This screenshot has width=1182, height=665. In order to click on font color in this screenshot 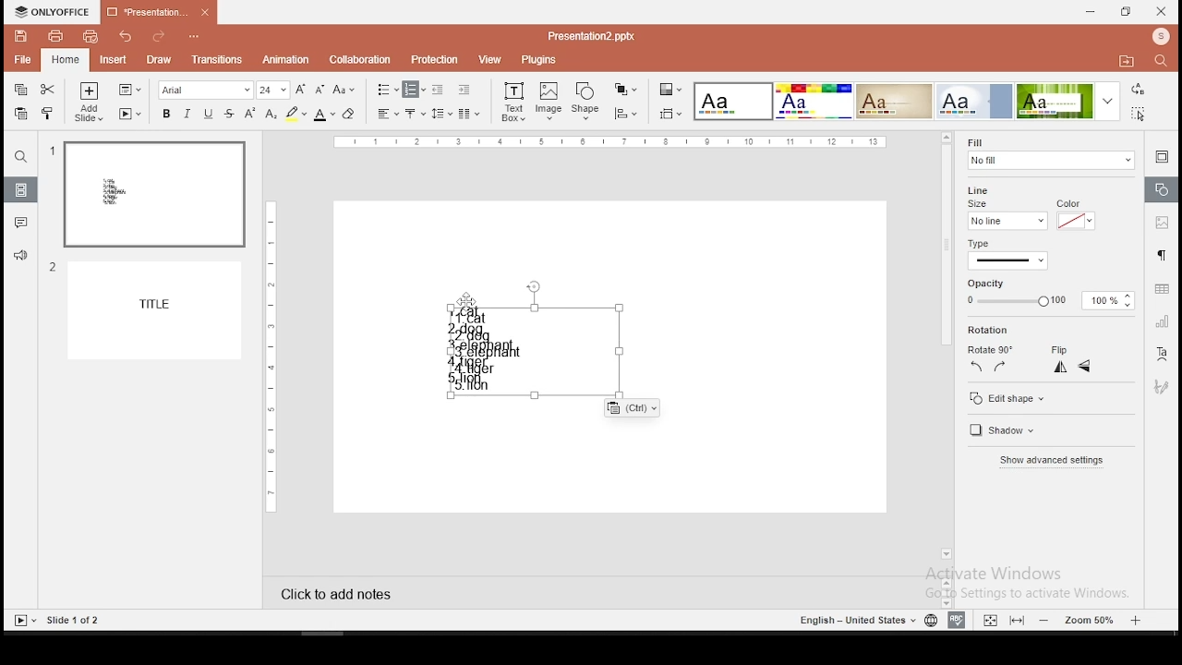, I will do `click(324, 114)`.